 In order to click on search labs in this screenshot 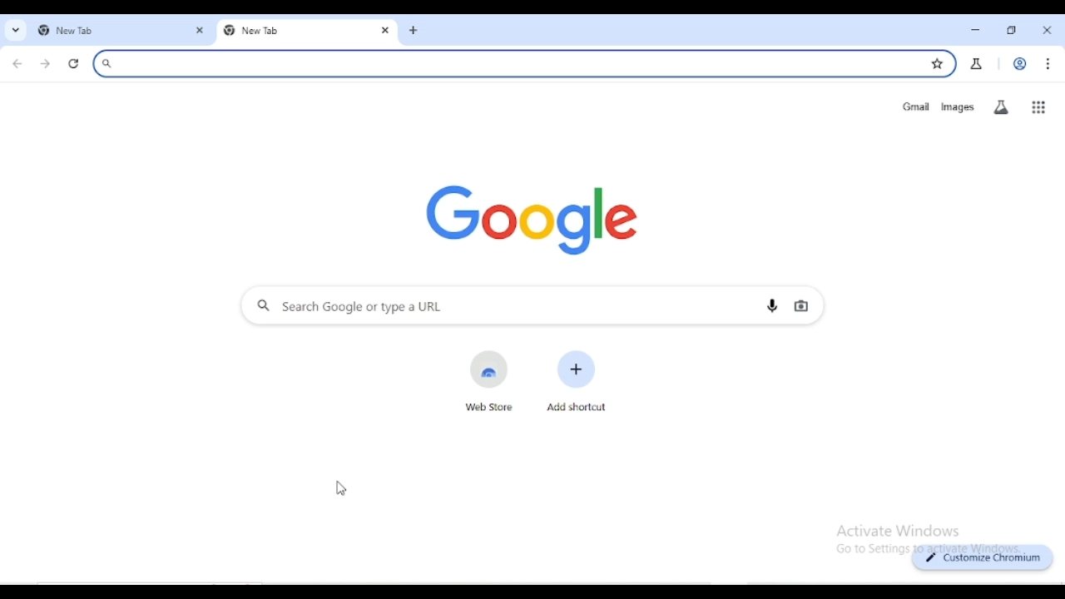, I will do `click(1001, 107)`.